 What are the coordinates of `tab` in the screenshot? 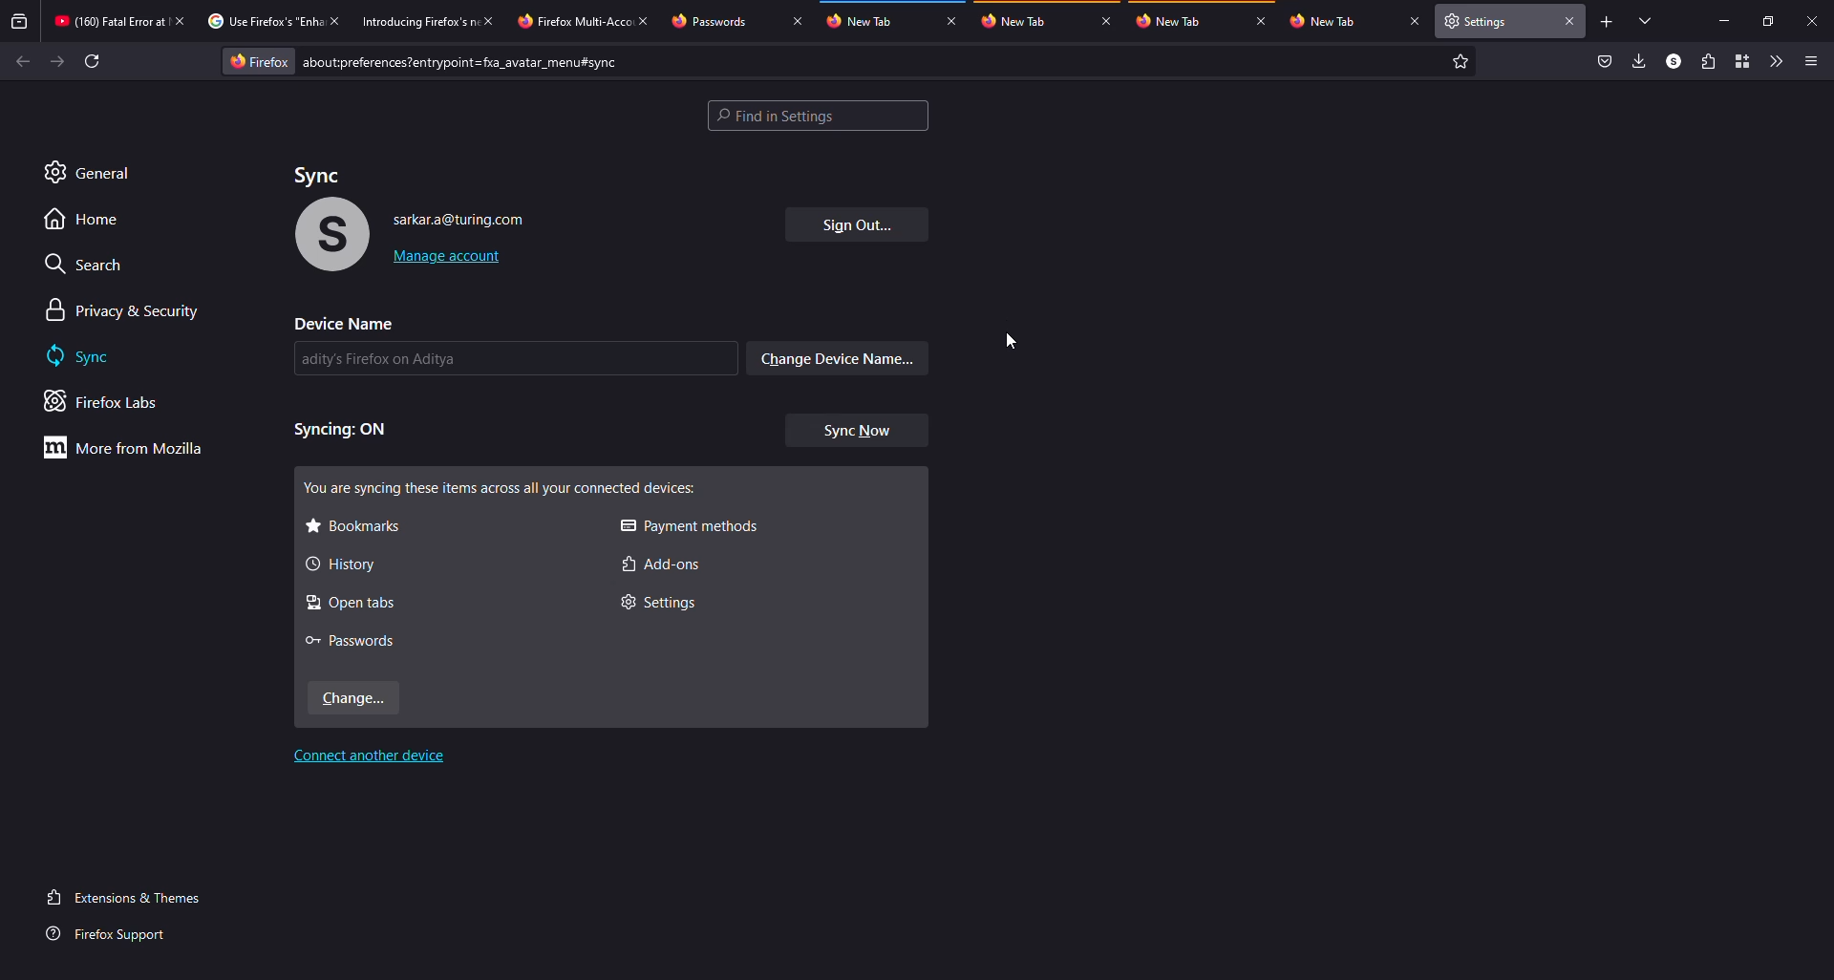 It's located at (418, 21).